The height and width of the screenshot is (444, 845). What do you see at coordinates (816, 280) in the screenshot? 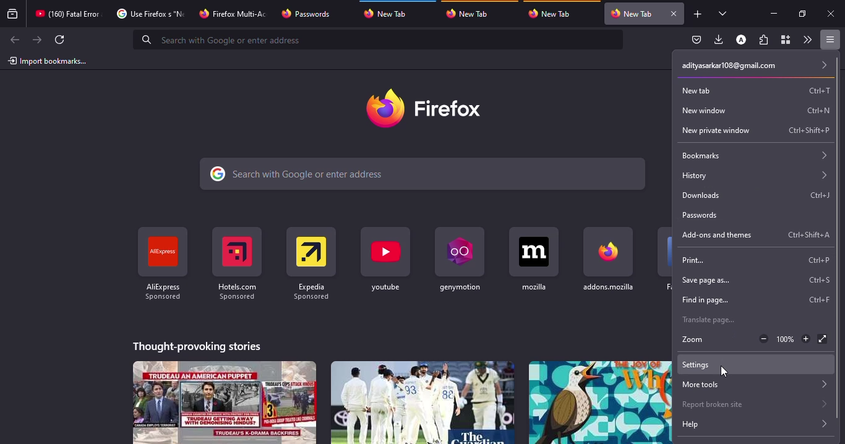
I see `shortcut` at bounding box center [816, 280].